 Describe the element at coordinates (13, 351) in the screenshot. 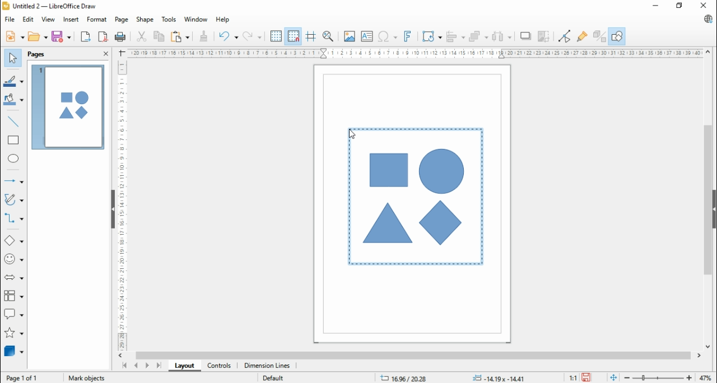

I see `3D objects` at that location.